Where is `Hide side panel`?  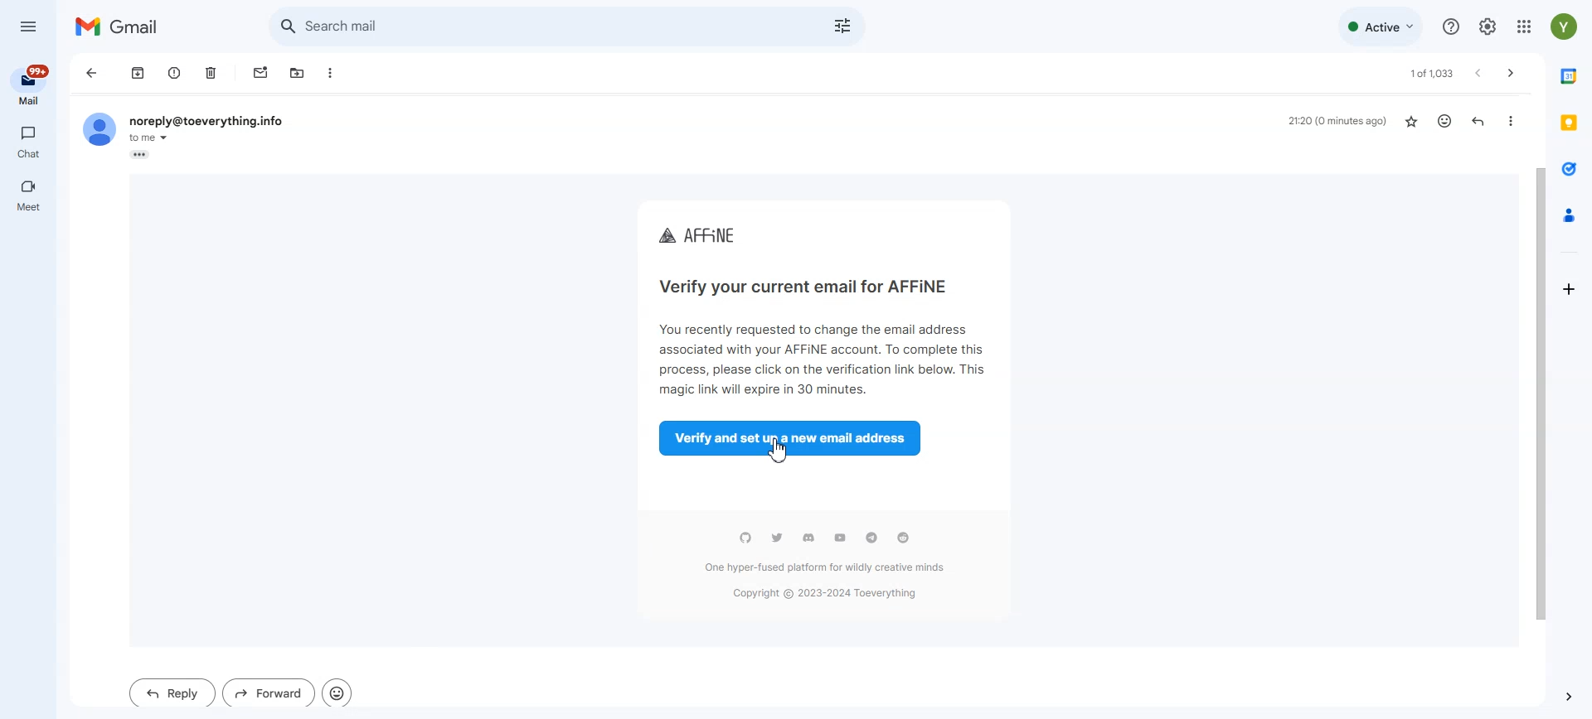
Hide side panel is located at coordinates (1567, 697).